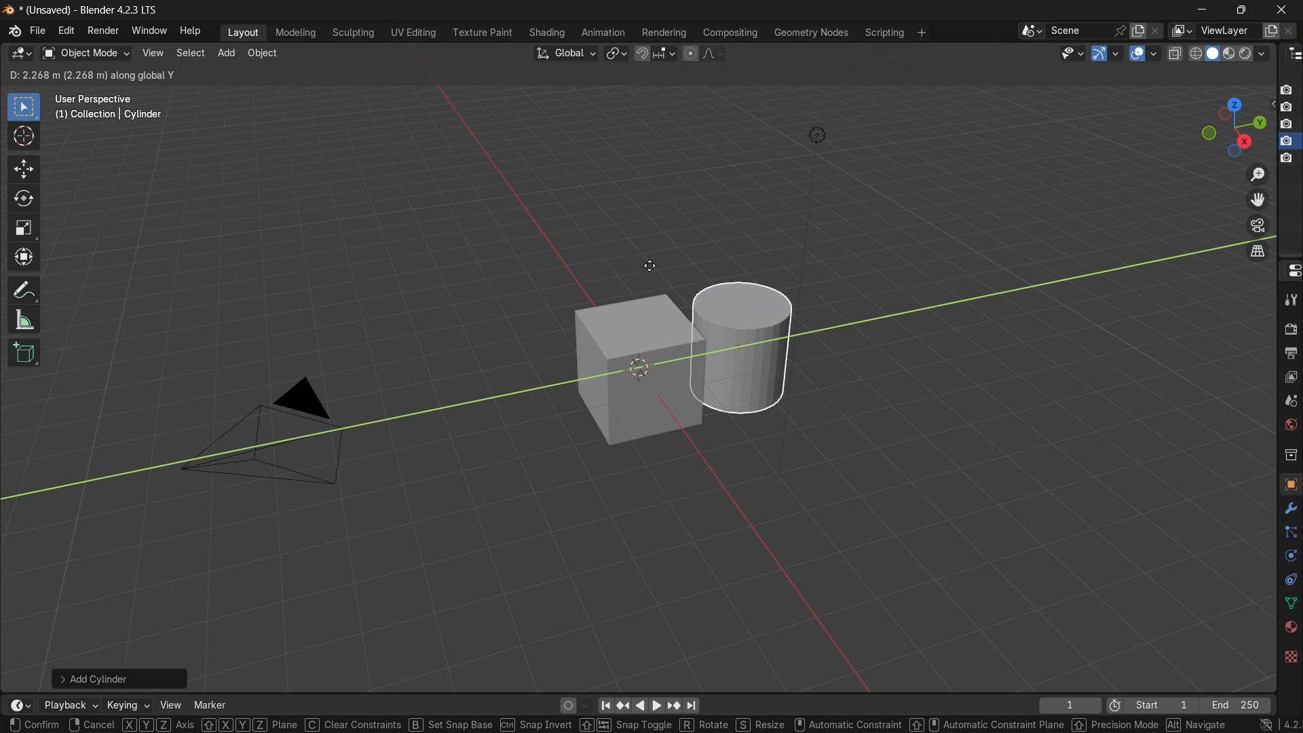  What do you see at coordinates (24, 320) in the screenshot?
I see `measure` at bounding box center [24, 320].